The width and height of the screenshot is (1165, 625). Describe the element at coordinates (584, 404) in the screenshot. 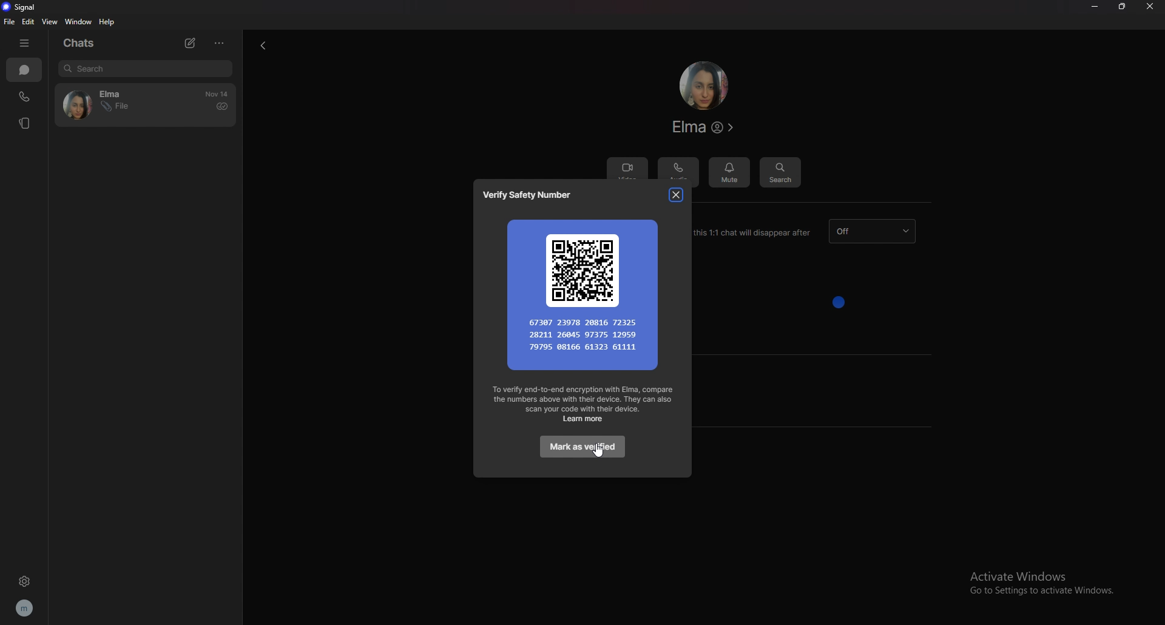

I see `info` at that location.